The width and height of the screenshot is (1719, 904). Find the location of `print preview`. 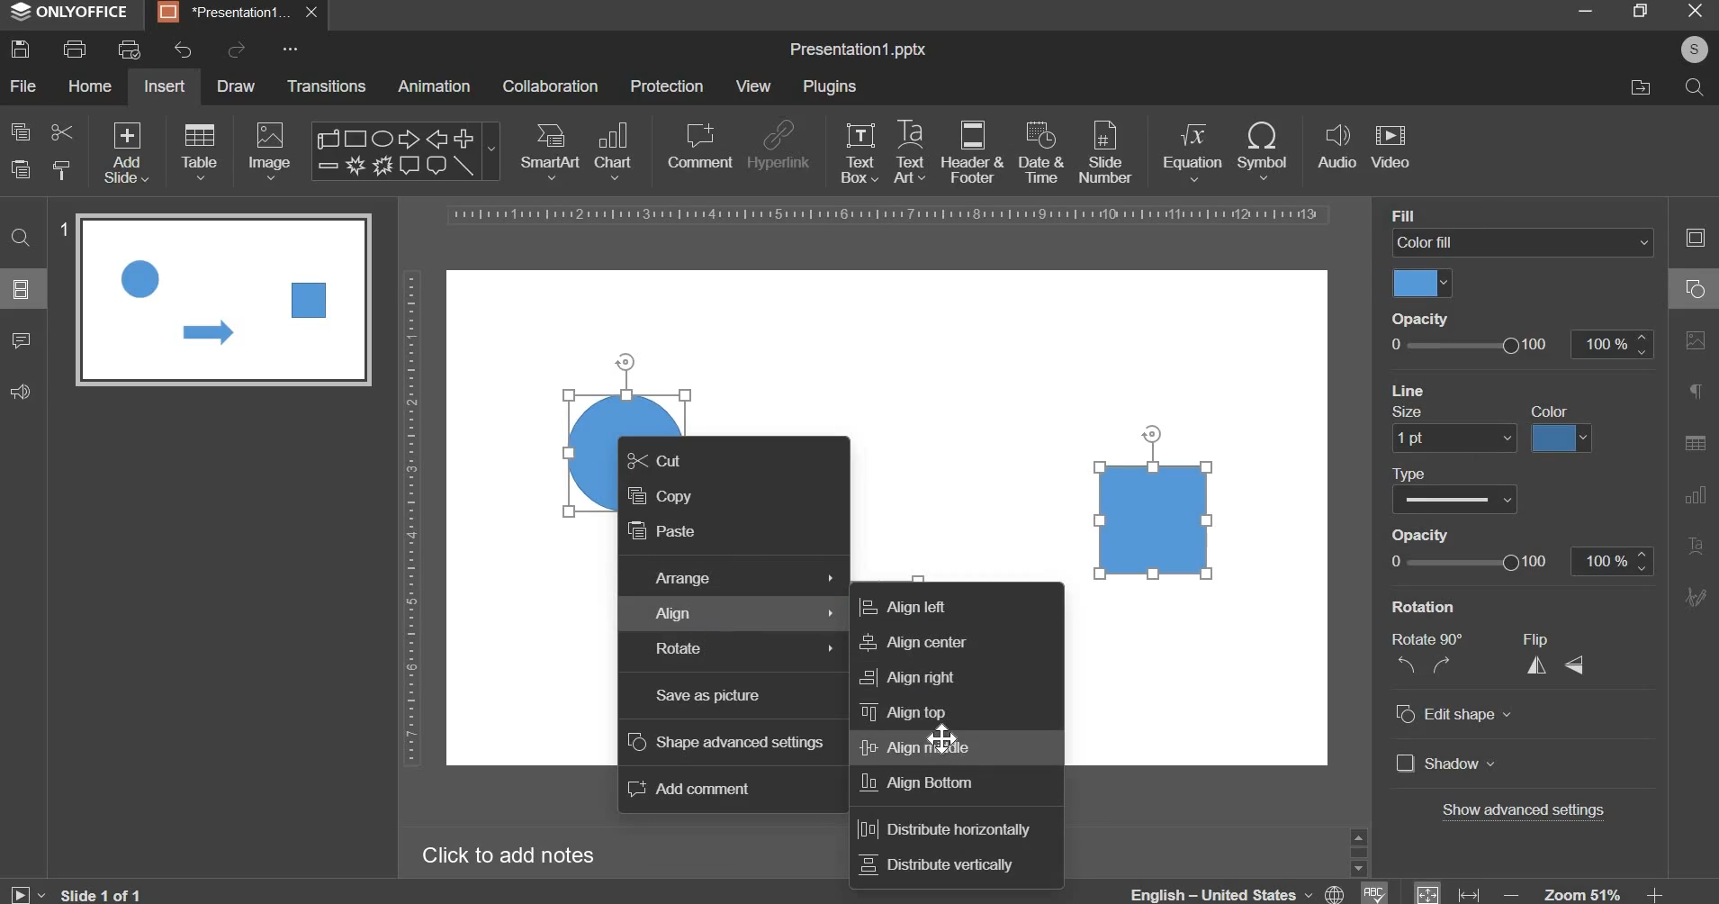

print preview is located at coordinates (129, 50).